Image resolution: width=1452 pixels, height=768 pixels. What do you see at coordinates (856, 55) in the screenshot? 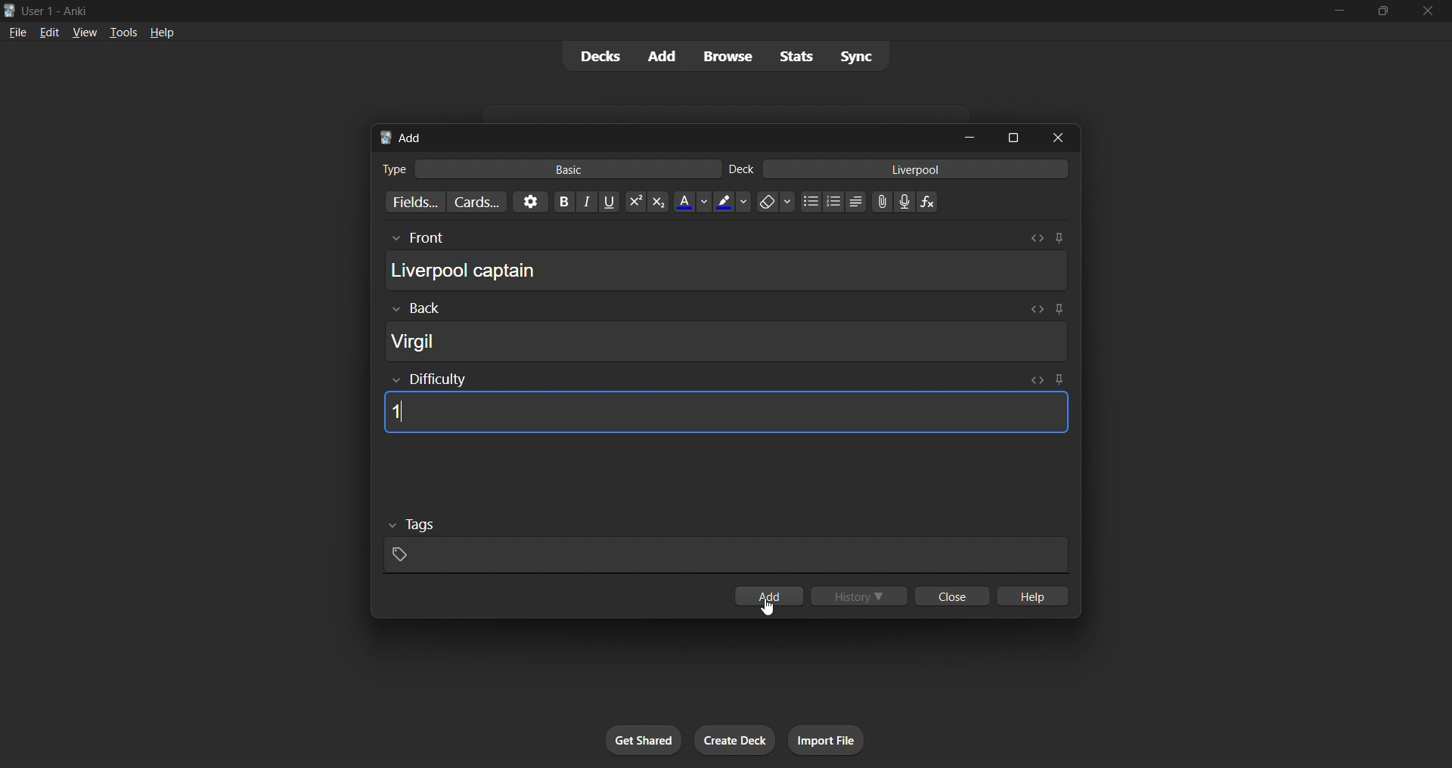
I see `sync` at bounding box center [856, 55].